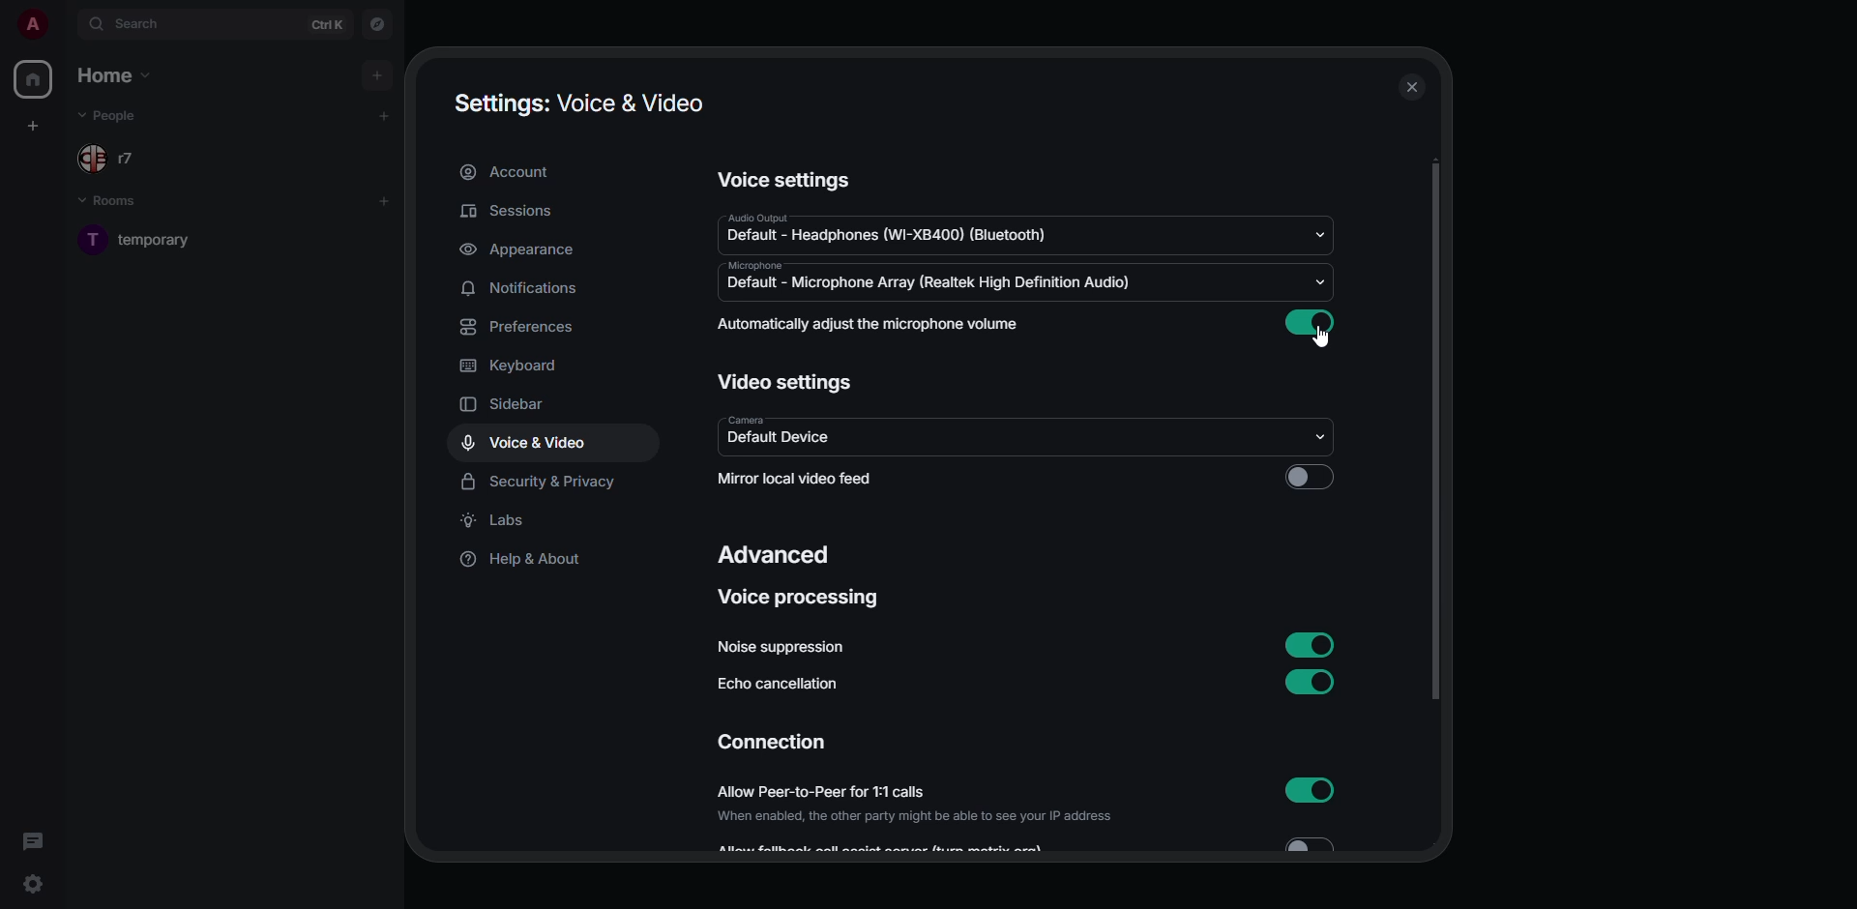 Image resolution: width=1857 pixels, height=909 pixels. Describe the element at coordinates (509, 211) in the screenshot. I see `sessions` at that location.